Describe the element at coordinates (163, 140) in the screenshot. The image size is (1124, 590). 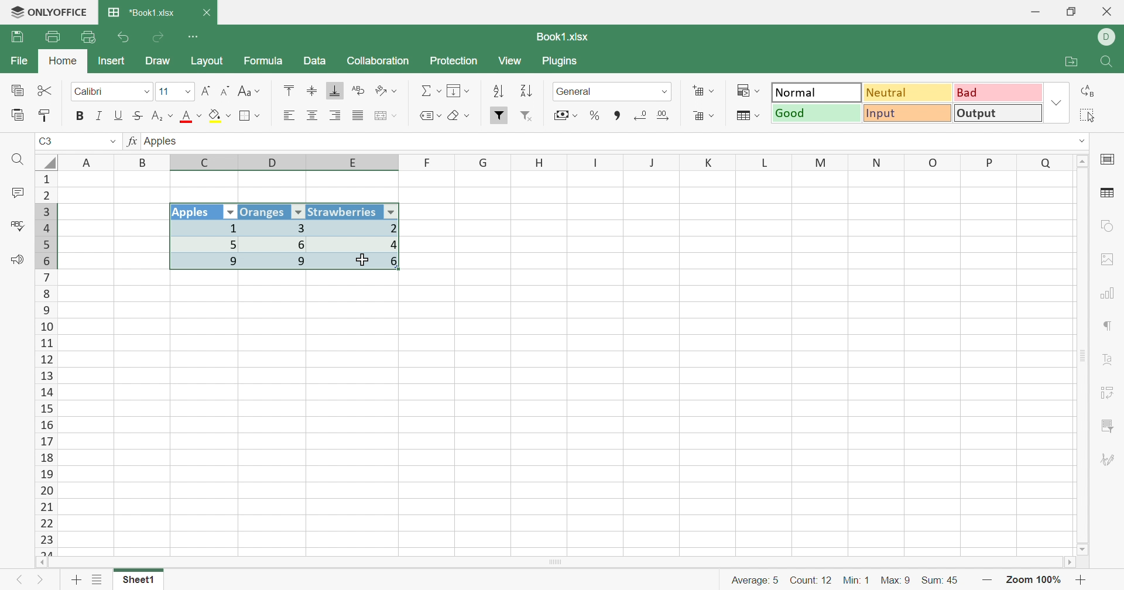
I see `Apples` at that location.